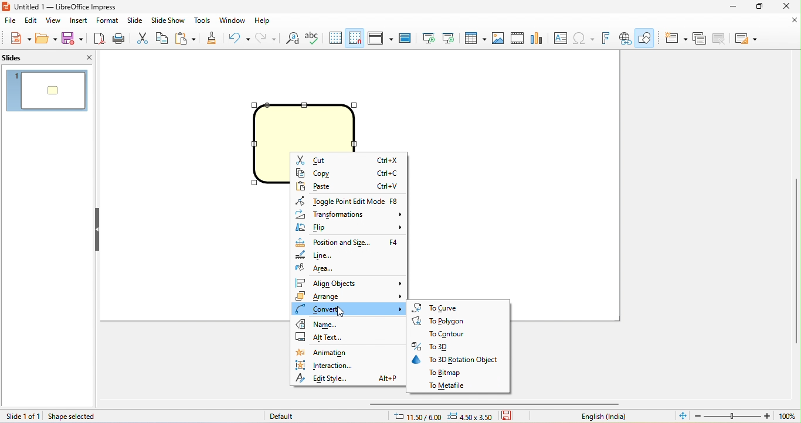 The width and height of the screenshot is (801, 423). What do you see at coordinates (5, 6) in the screenshot?
I see `libreoffice impress logo` at bounding box center [5, 6].